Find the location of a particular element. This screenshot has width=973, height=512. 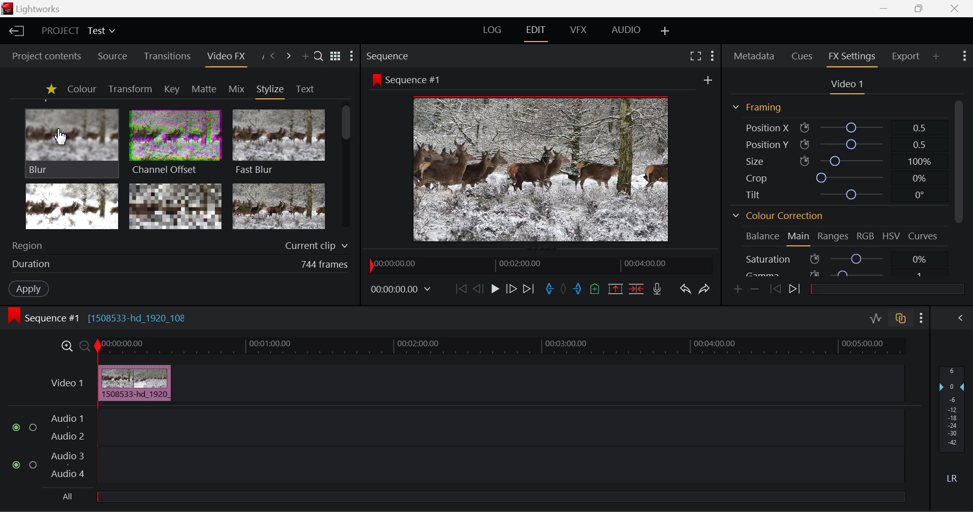

Toggle auto track sync is located at coordinates (900, 317).